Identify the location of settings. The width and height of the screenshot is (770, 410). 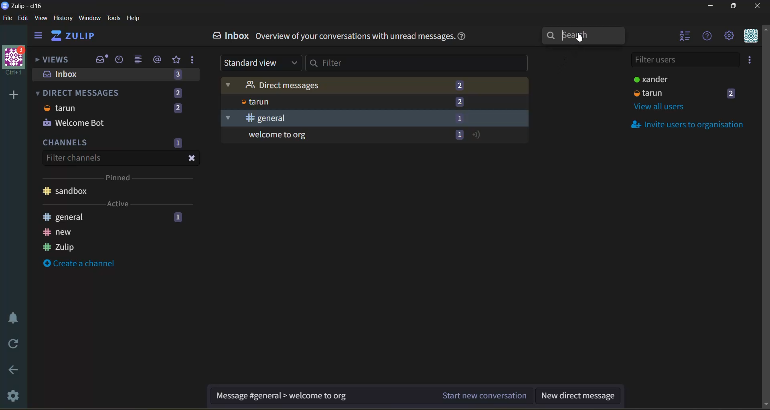
(16, 394).